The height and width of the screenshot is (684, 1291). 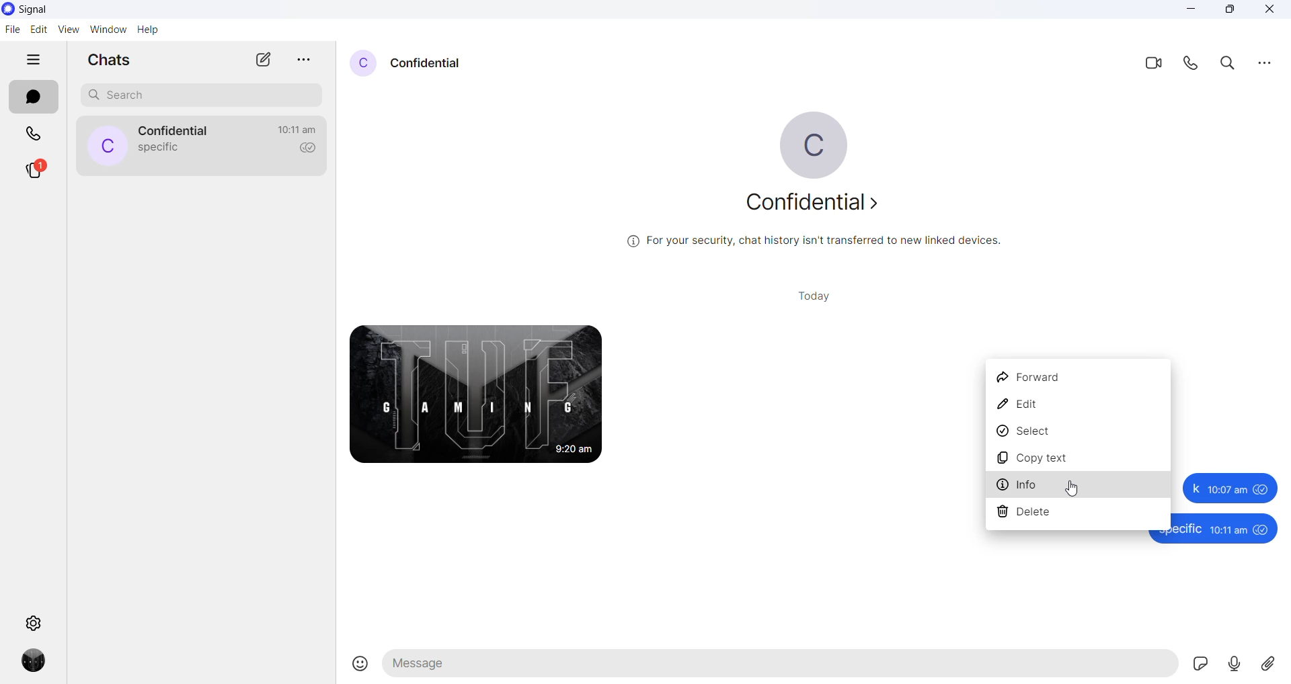 What do you see at coordinates (106, 60) in the screenshot?
I see `chats heading` at bounding box center [106, 60].